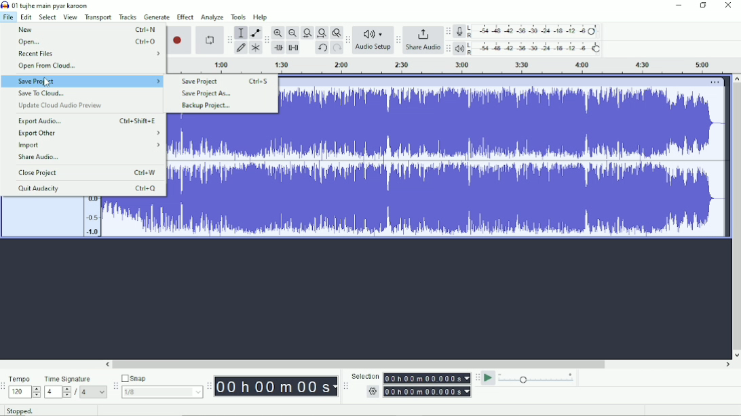 This screenshot has height=416, width=741. I want to click on Save To Cloud, so click(44, 93).